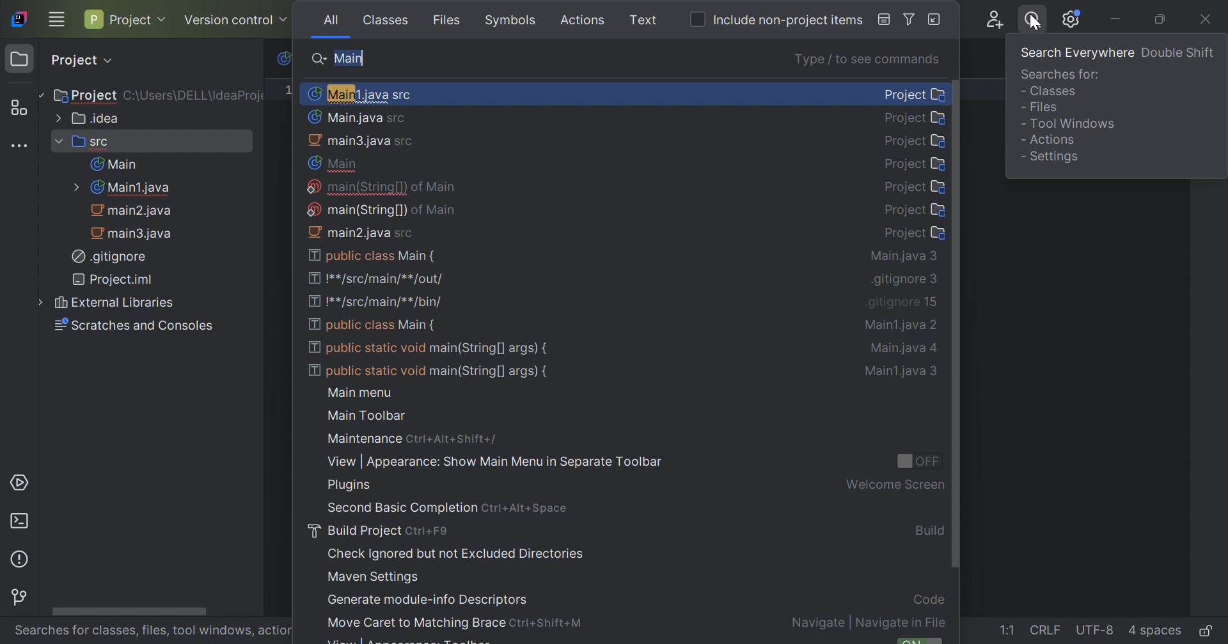  What do you see at coordinates (363, 438) in the screenshot?
I see `Maintenance` at bounding box center [363, 438].